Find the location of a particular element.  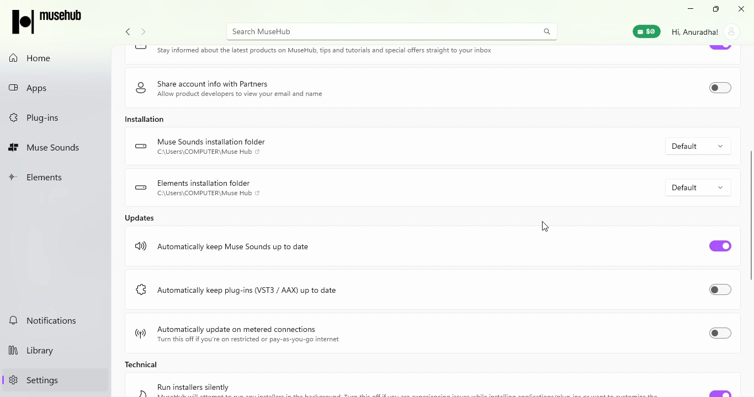

Elements installation folder C:\Users\COMPUTER\Muse Hub  is located at coordinates (209, 188).